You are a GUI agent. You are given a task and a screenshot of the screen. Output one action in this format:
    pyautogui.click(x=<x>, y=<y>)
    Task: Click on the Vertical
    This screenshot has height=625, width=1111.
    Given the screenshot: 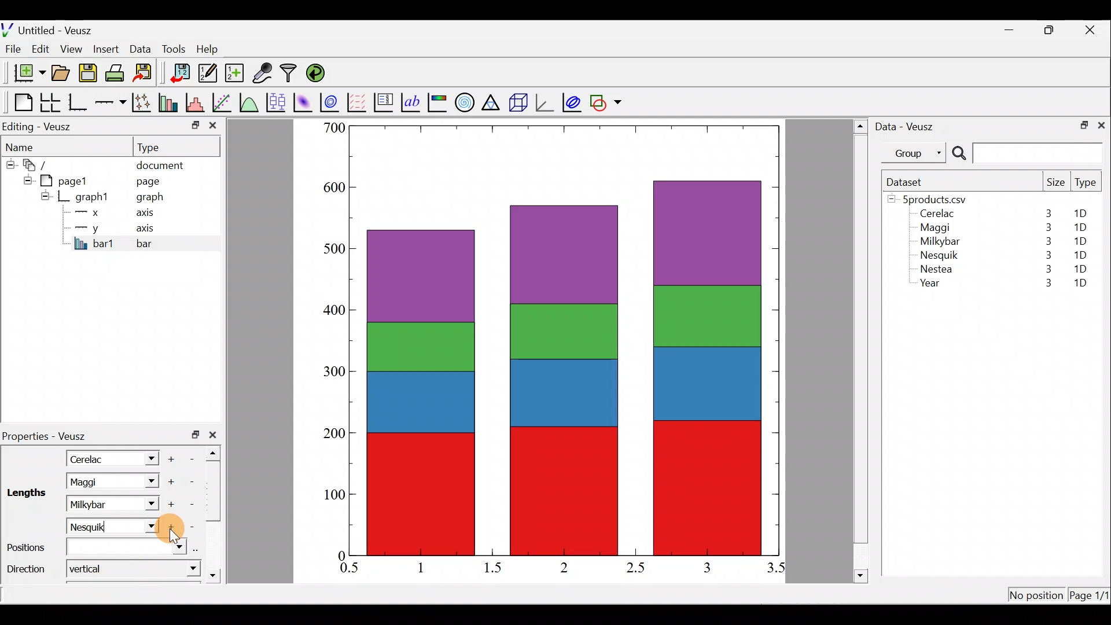 What is the action you would take?
    pyautogui.click(x=93, y=567)
    